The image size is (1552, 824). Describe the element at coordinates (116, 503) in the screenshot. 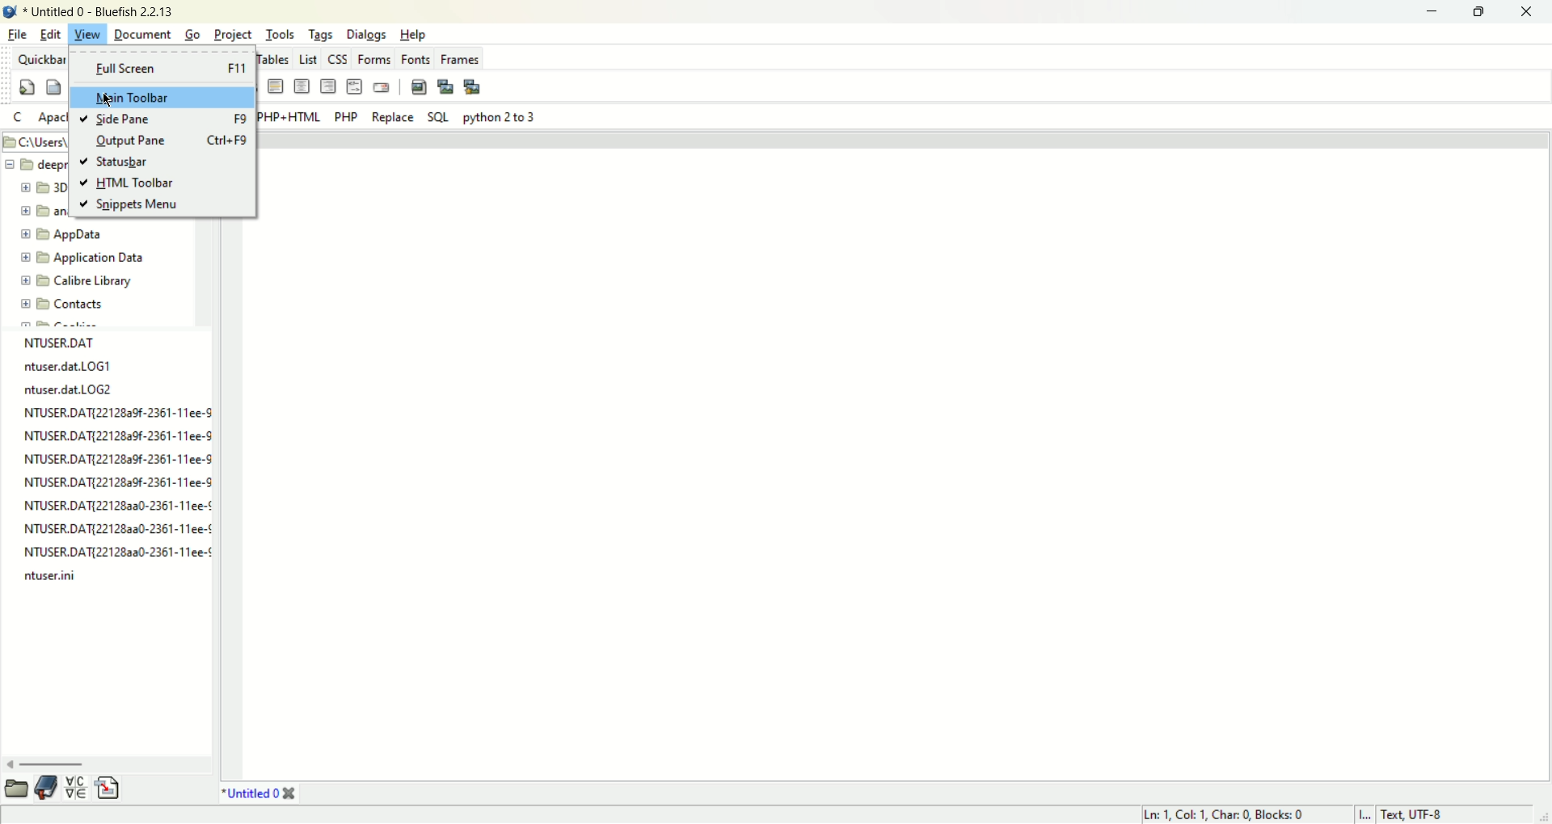

I see `NTUSER.DAT{221282a0-2361-11ee-¢` at that location.